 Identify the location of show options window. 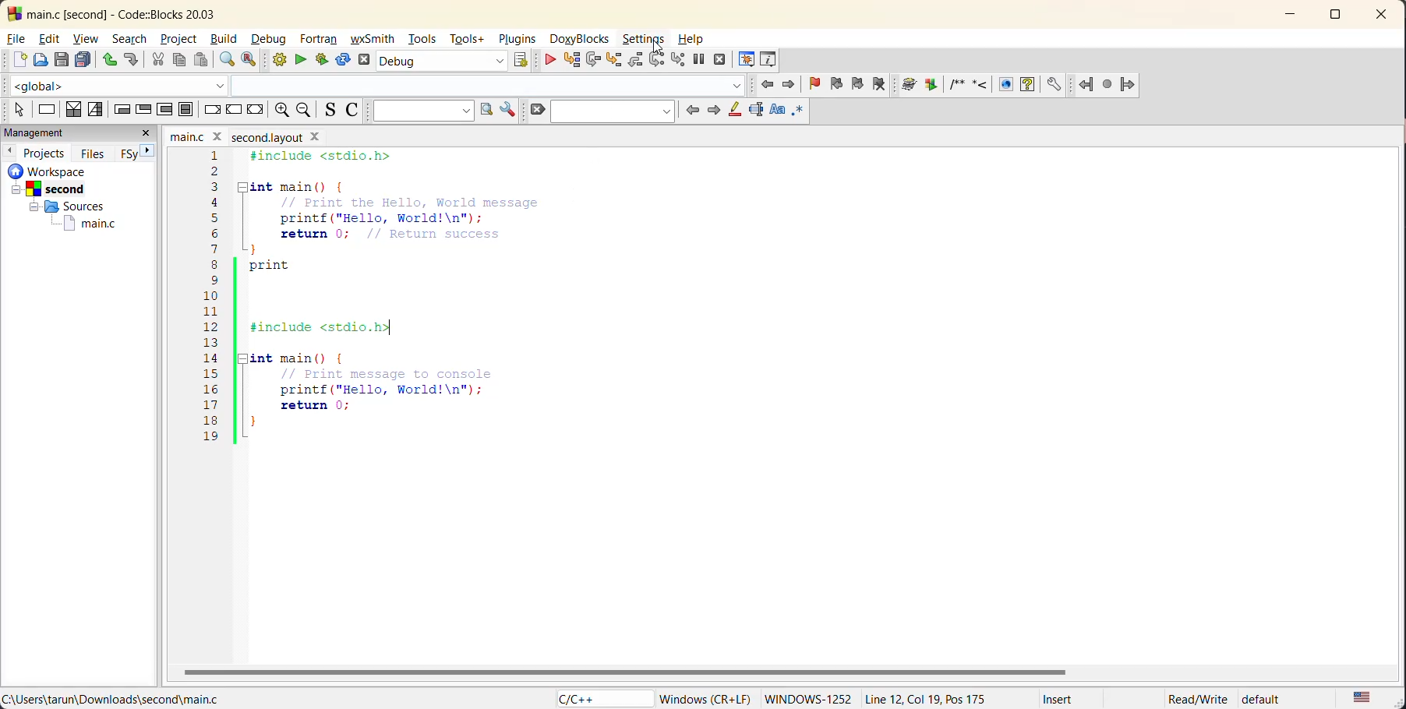
(509, 111).